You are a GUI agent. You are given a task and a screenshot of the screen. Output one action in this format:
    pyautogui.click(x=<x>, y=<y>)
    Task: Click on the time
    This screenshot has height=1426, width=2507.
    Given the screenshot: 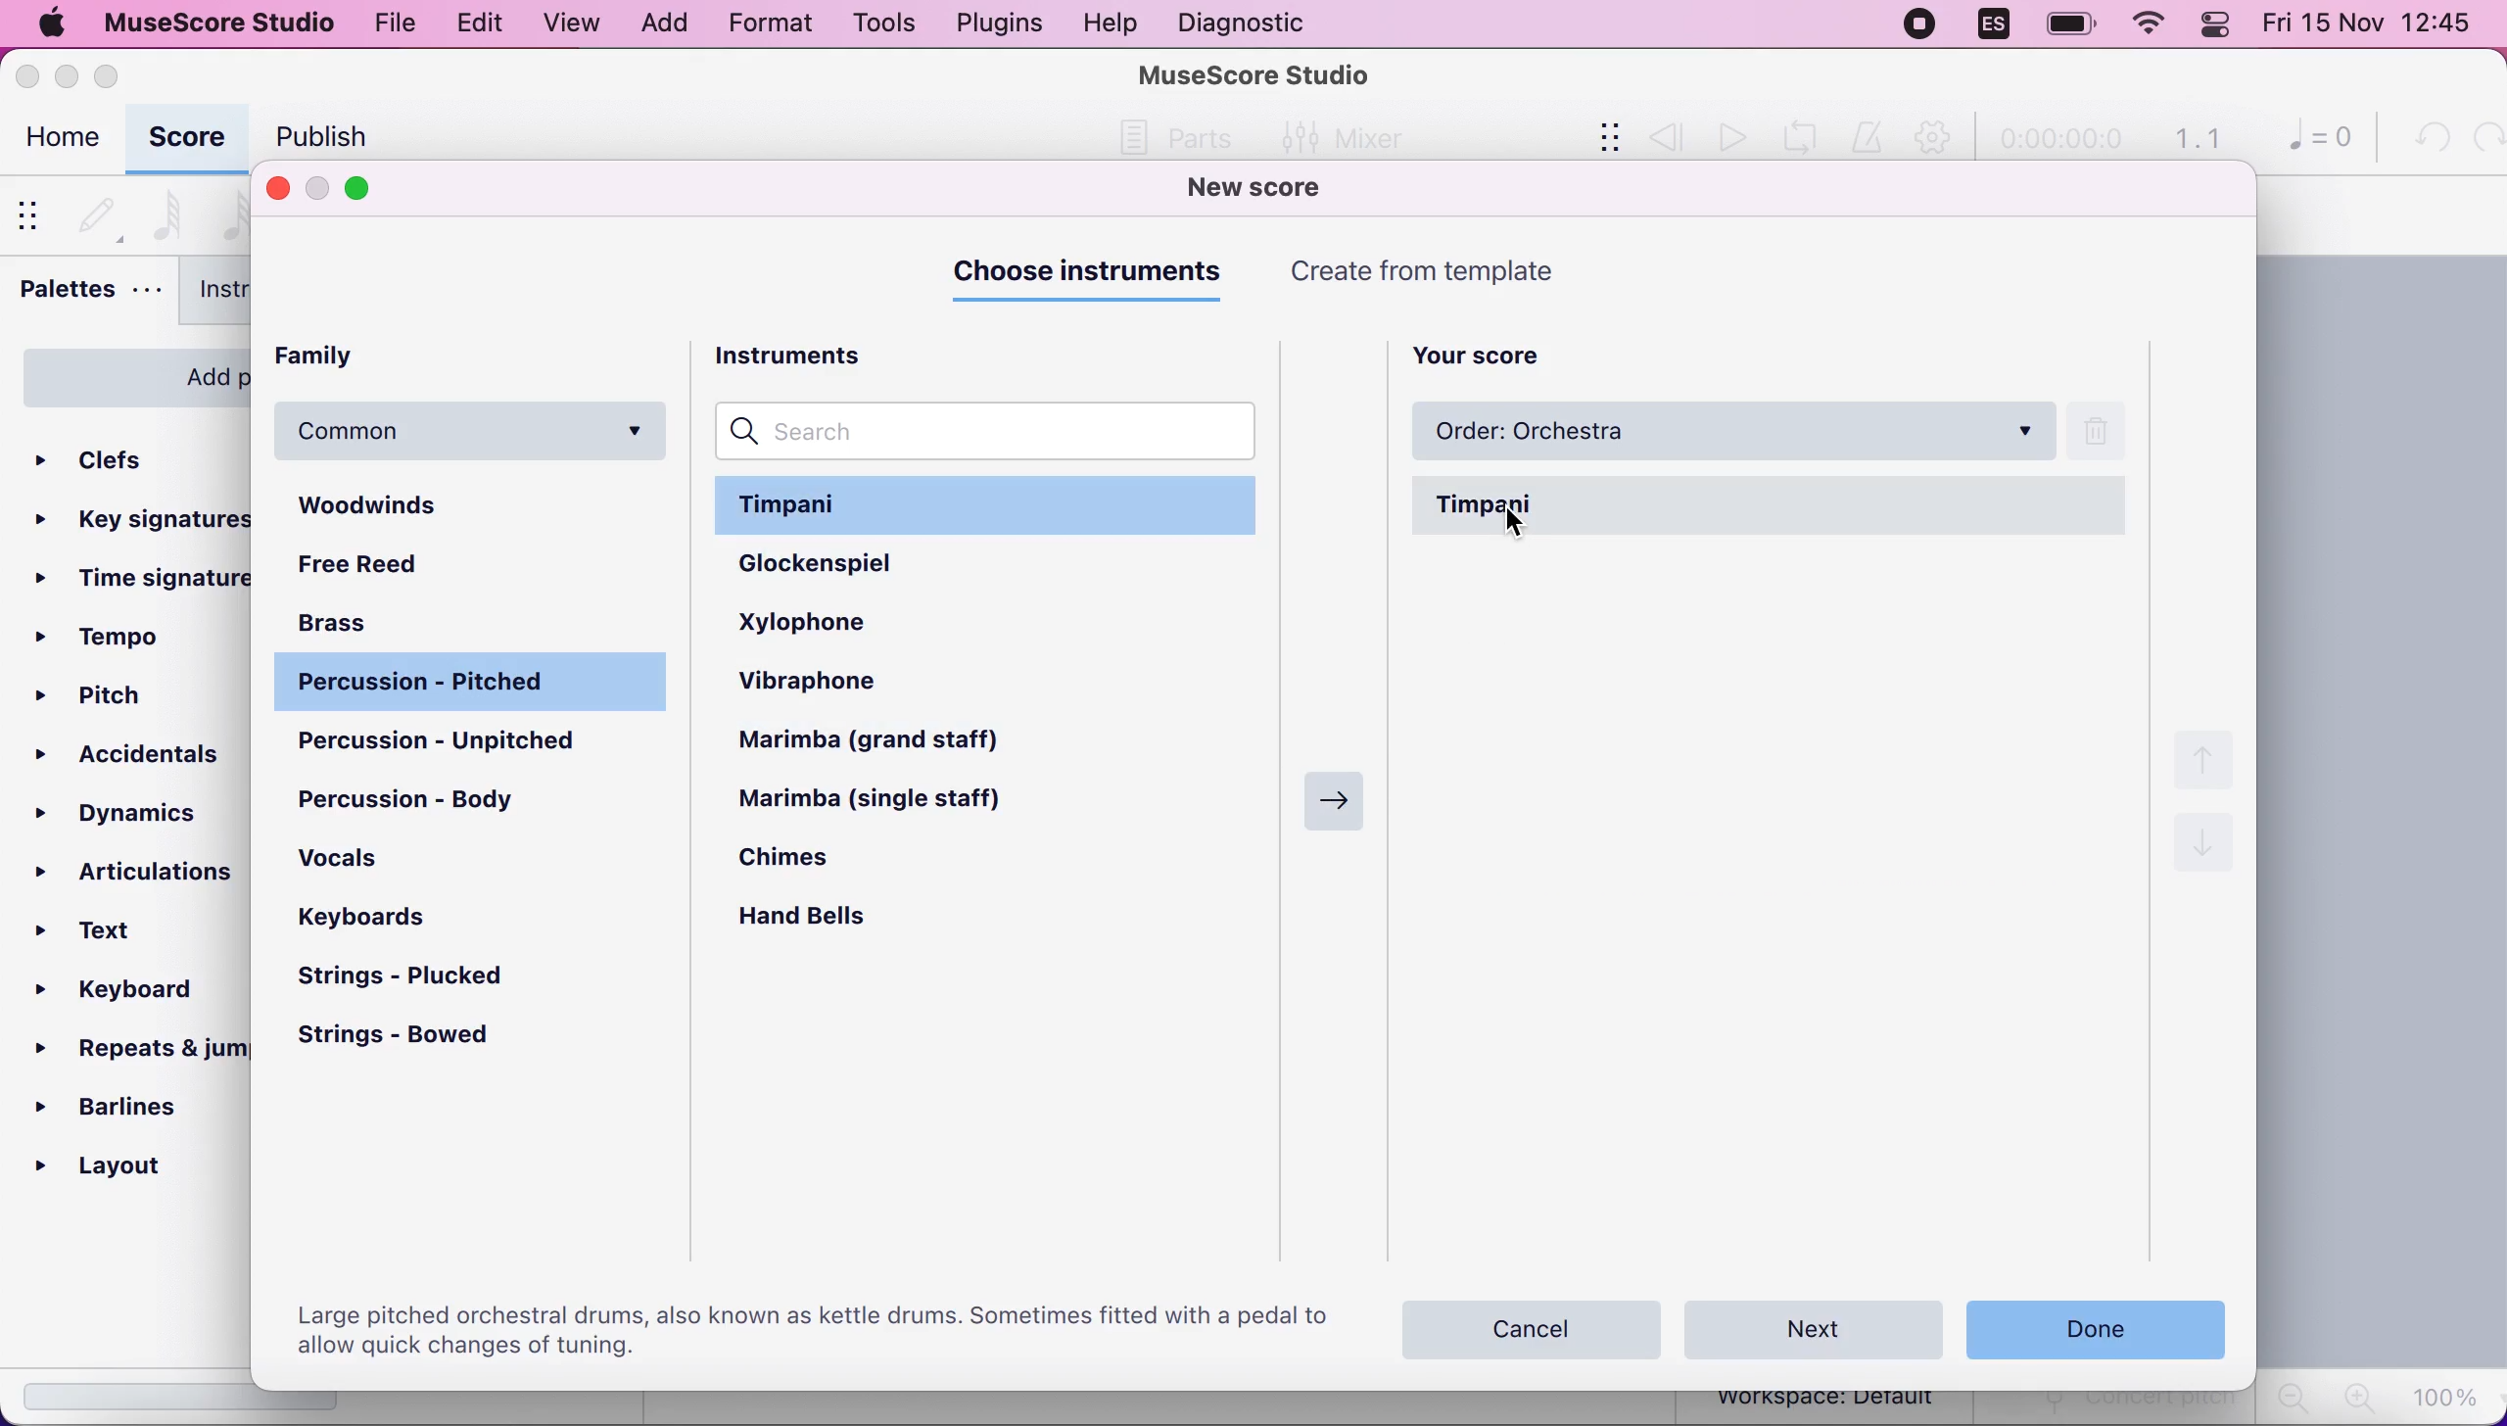 What is the action you would take?
    pyautogui.click(x=2058, y=141)
    